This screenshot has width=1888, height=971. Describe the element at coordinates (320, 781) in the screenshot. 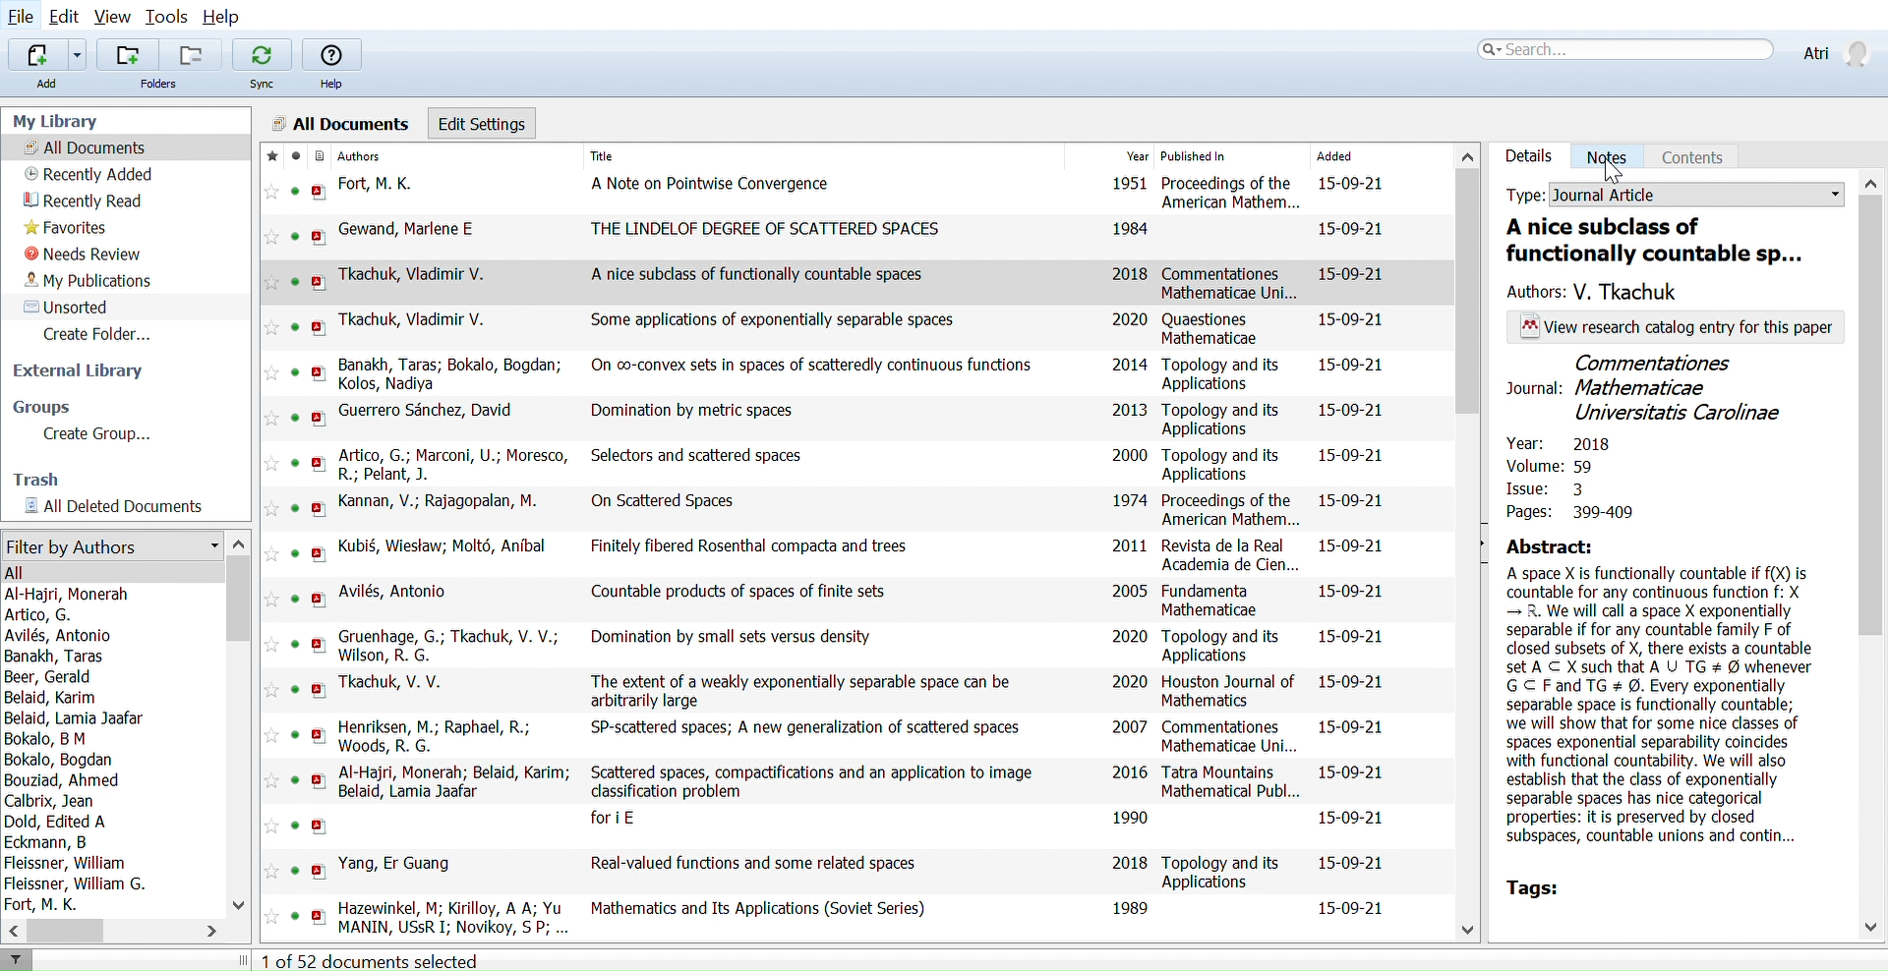

I see `open PDF` at that location.